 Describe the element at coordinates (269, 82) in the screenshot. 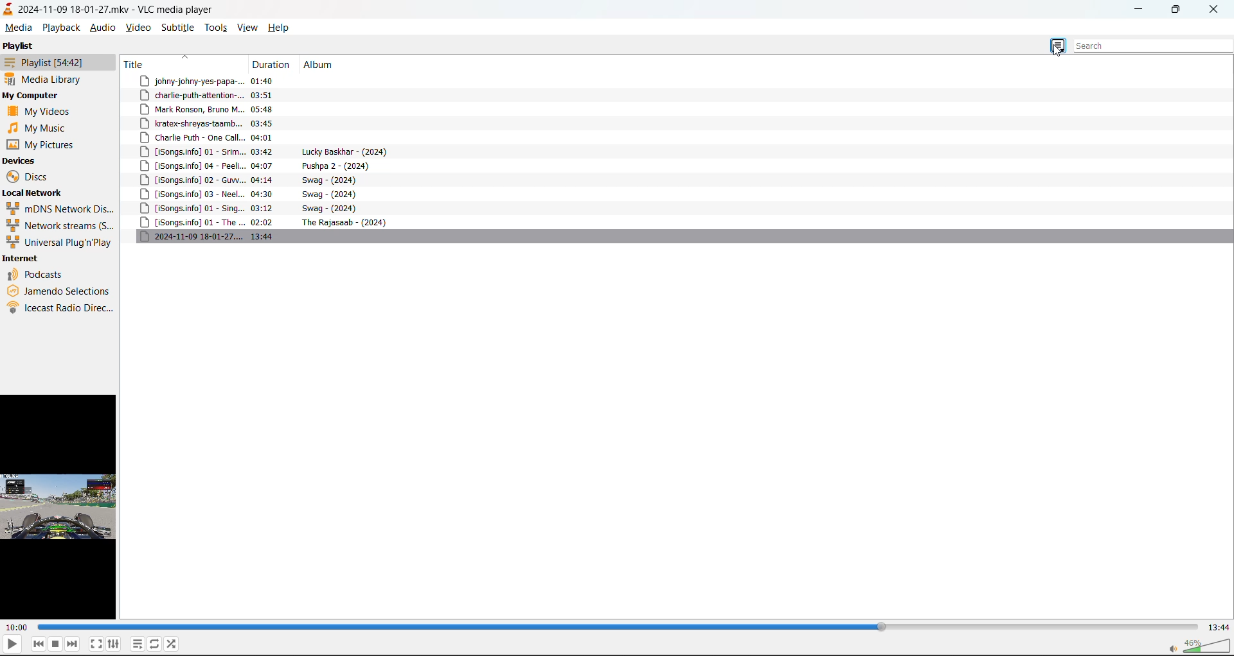

I see `track title, duration and album` at that location.